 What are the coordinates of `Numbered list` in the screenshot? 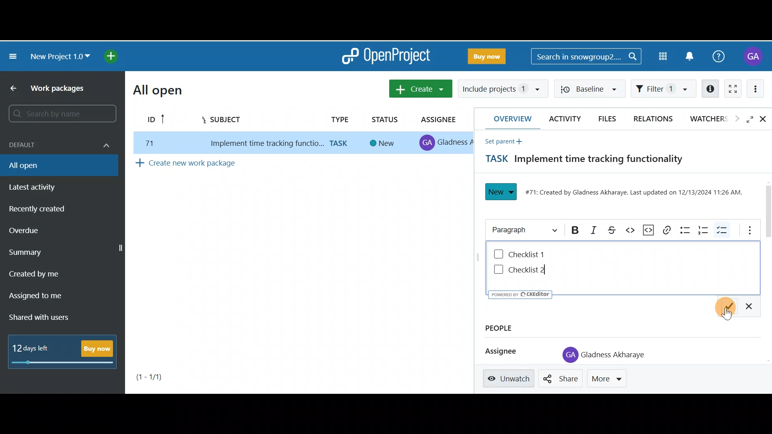 It's located at (705, 229).